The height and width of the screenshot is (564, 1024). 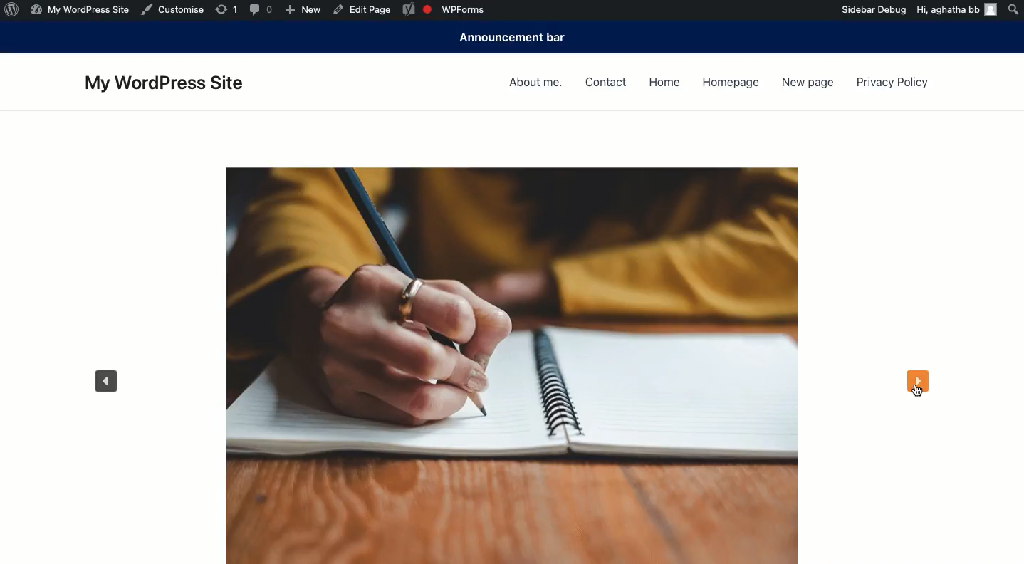 I want to click on Next, so click(x=919, y=382).